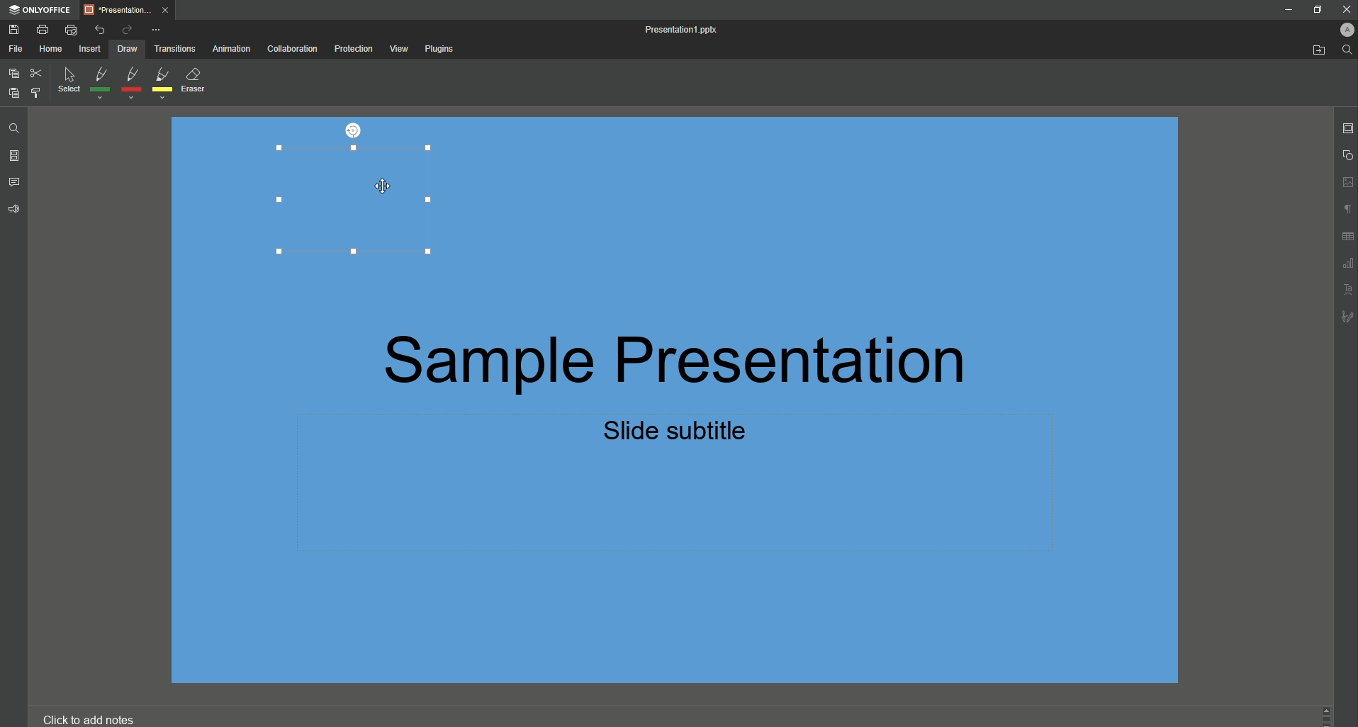  I want to click on Choose Styling, so click(35, 93).